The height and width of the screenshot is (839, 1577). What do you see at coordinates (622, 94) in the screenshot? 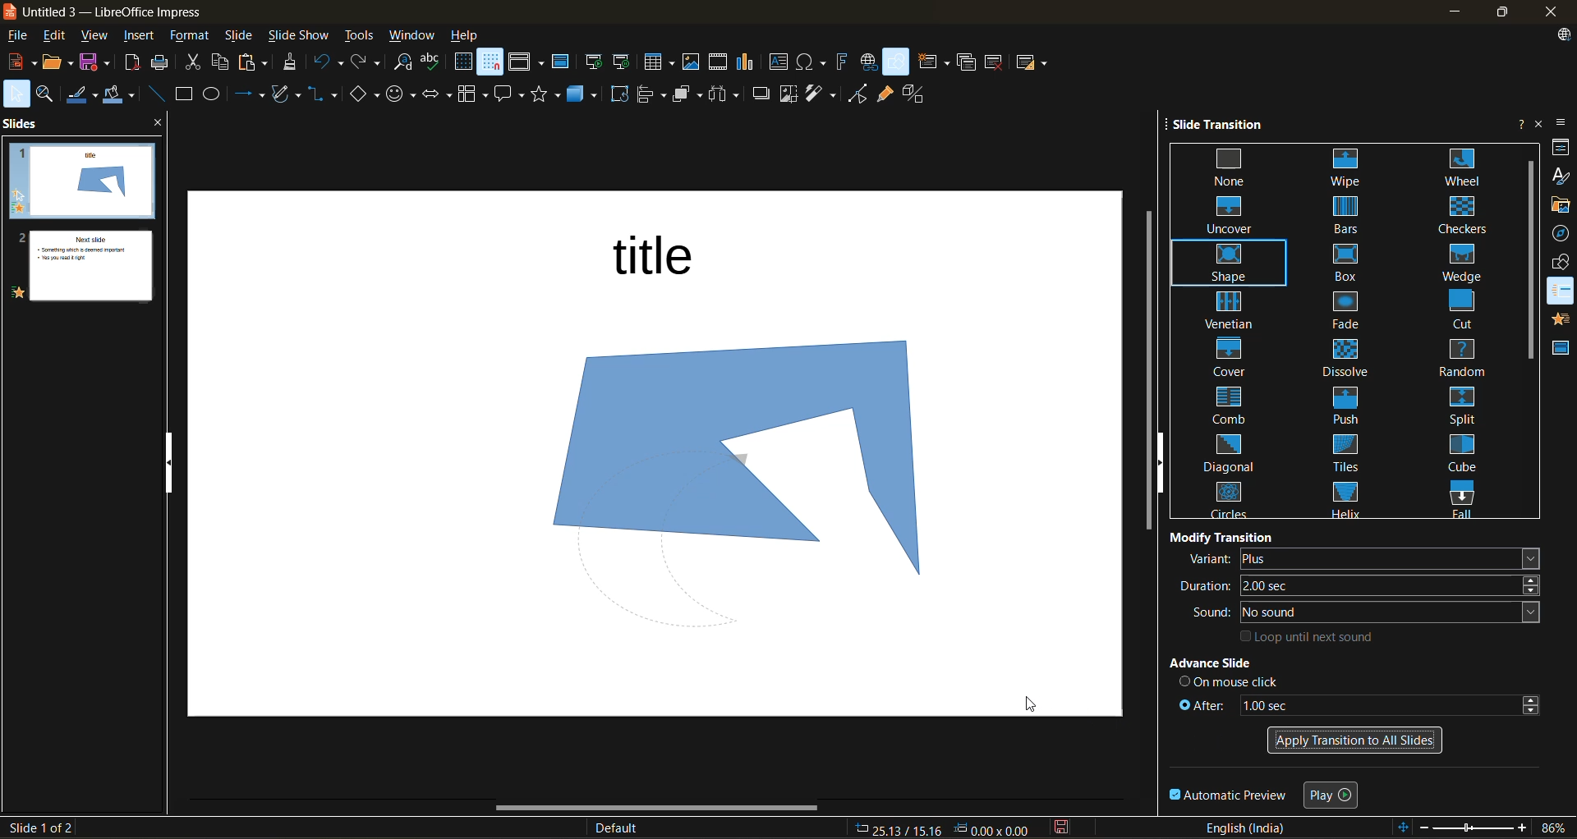
I see `rotate` at bounding box center [622, 94].